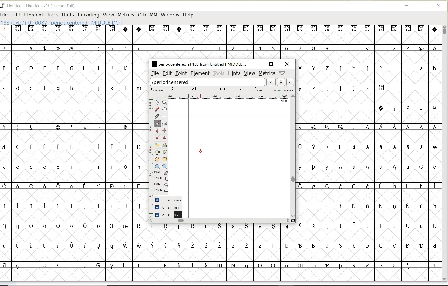 This screenshot has height=286, width=448. What do you see at coordinates (5, 15) in the screenshot?
I see `FILE` at bounding box center [5, 15].